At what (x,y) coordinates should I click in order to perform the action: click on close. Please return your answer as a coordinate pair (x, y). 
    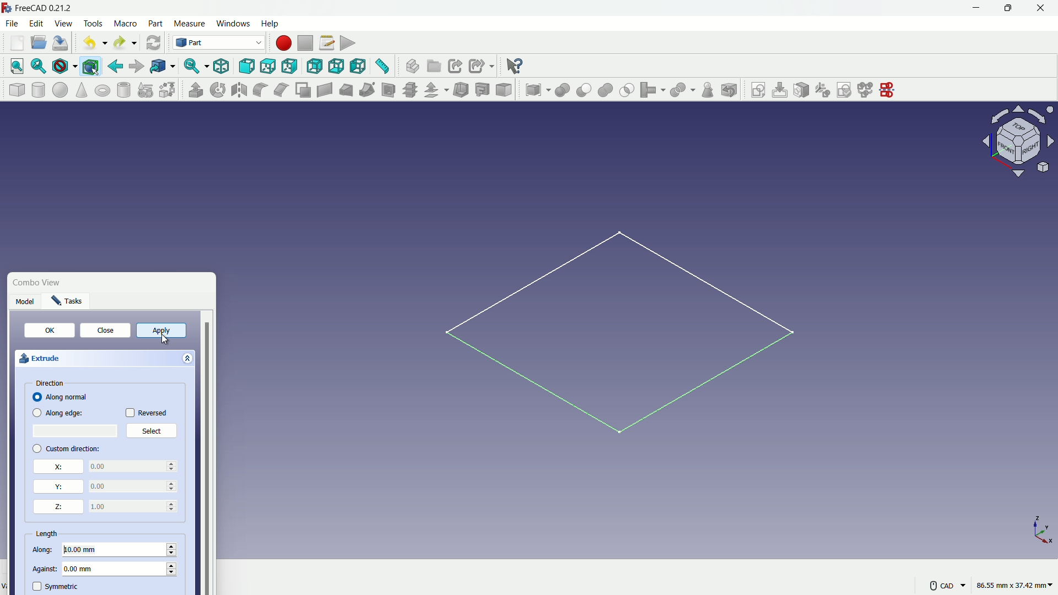
    Looking at the image, I should click on (104, 330).